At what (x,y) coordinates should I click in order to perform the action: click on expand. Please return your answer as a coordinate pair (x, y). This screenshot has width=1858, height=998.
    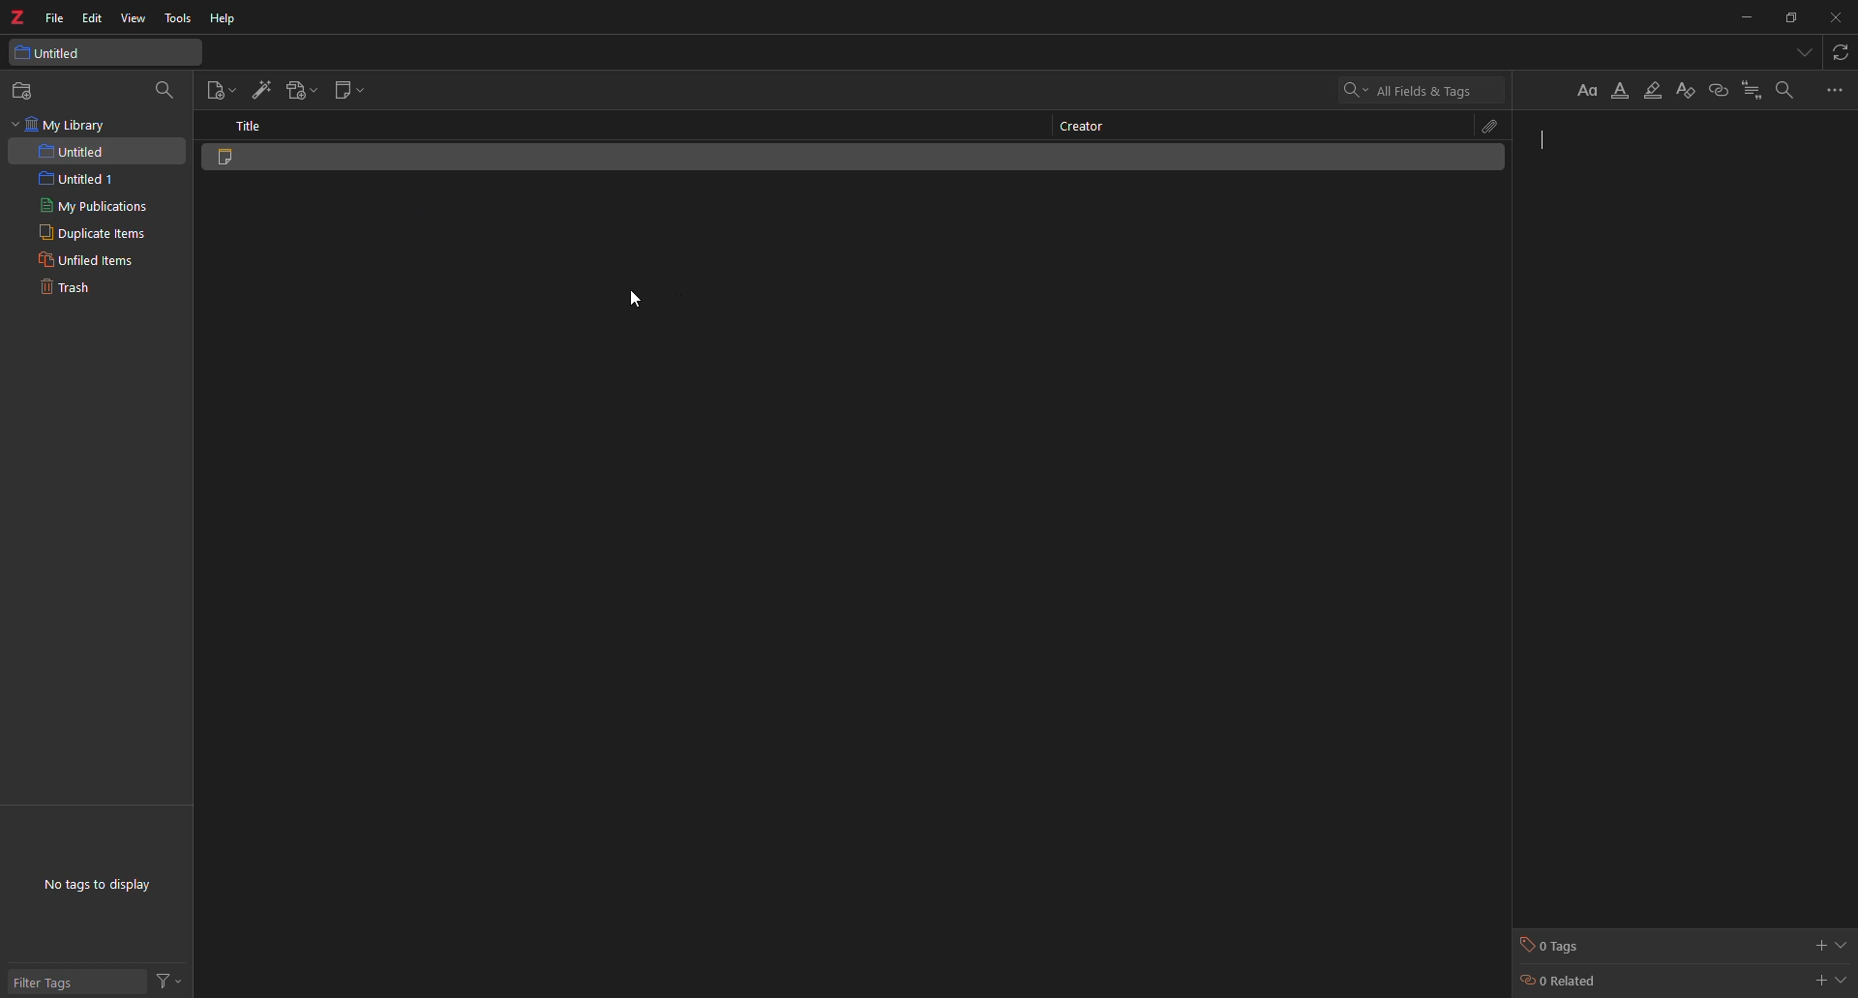
    Looking at the image, I should click on (1844, 983).